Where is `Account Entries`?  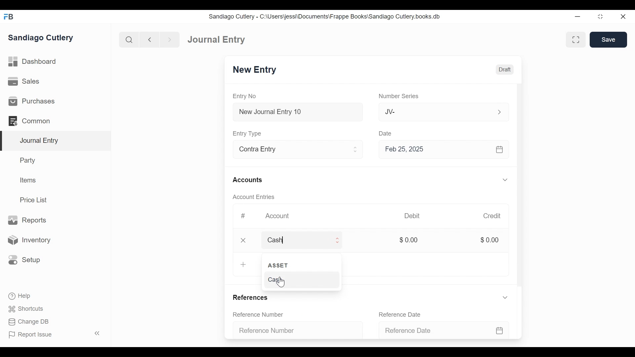
Account Entries is located at coordinates (256, 197).